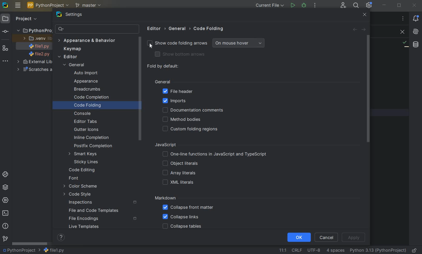 Image resolution: width=422 pixels, height=254 pixels. What do you see at coordinates (97, 29) in the screenshot?
I see `SEARCH SETTINGS` at bounding box center [97, 29].